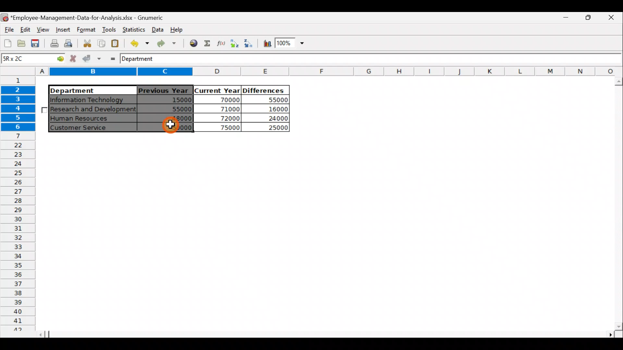  I want to click on 50000, so click(170, 127).